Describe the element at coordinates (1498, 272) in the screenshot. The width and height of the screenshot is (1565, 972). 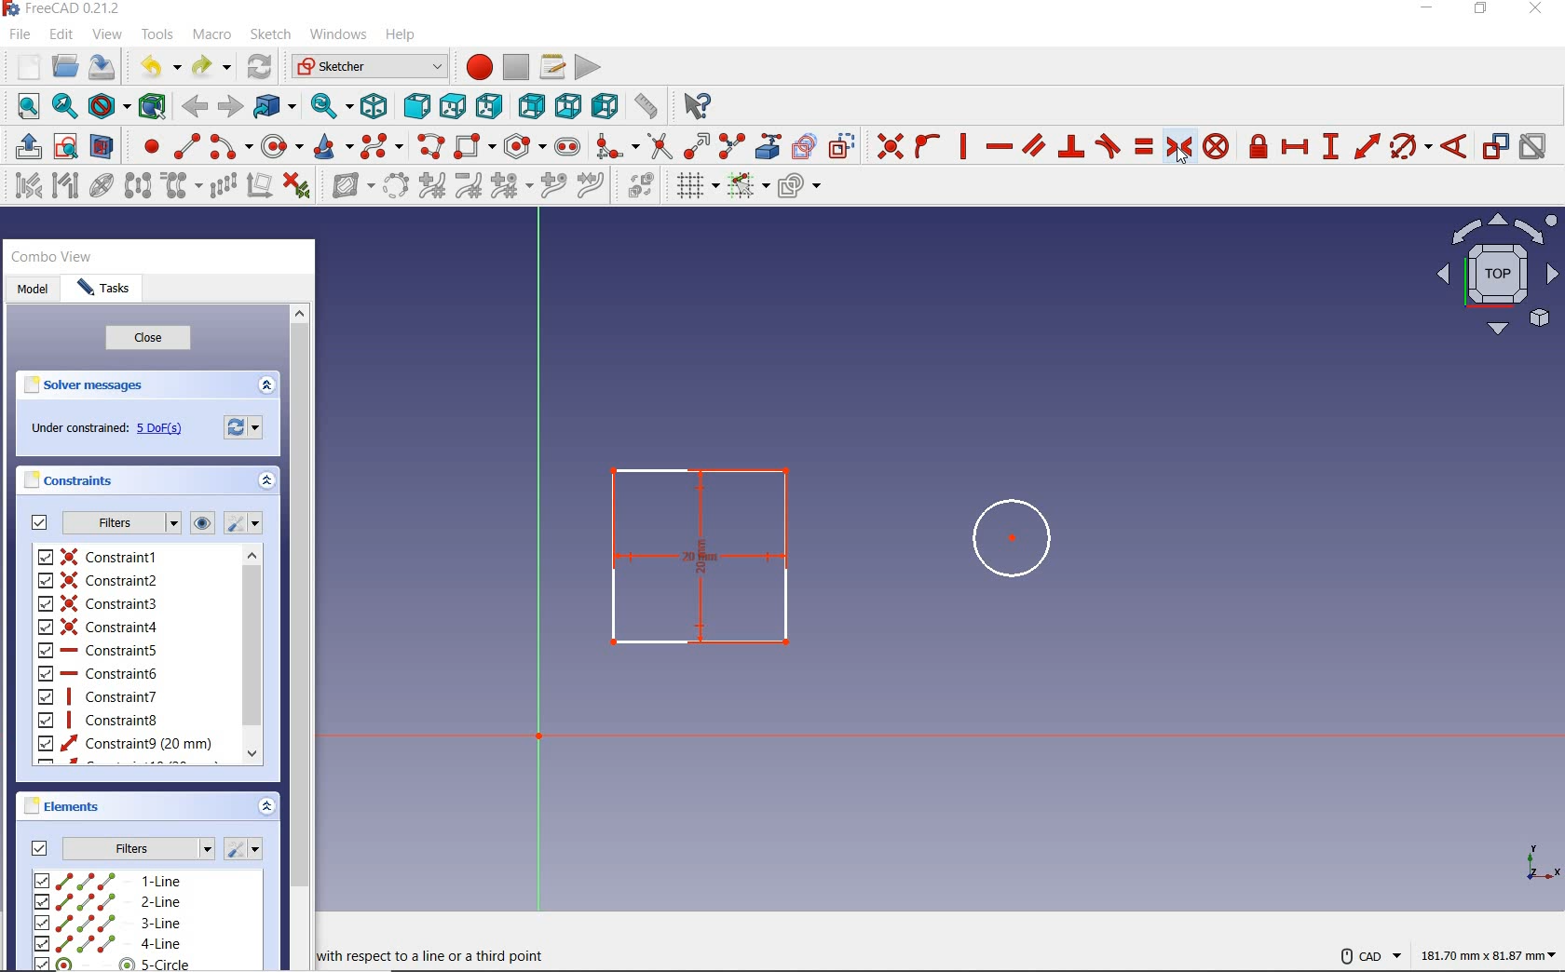
I see `Plane view` at that location.